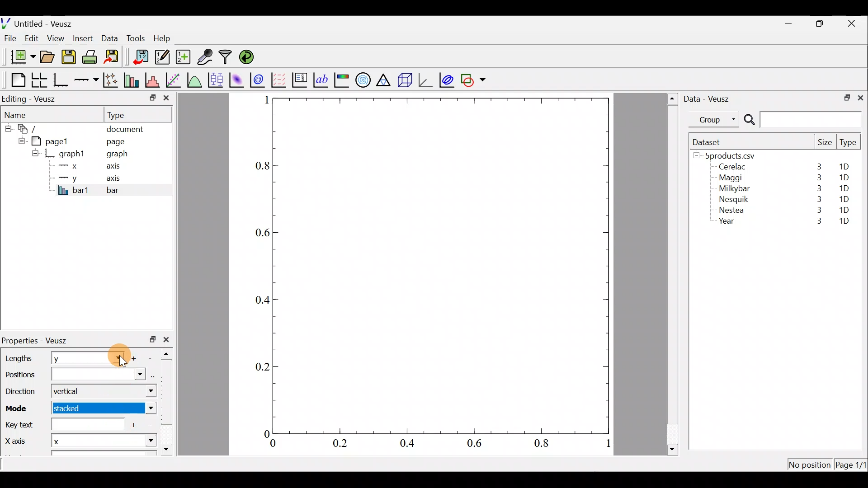  What do you see at coordinates (817, 199) in the screenshot?
I see `3` at bounding box center [817, 199].